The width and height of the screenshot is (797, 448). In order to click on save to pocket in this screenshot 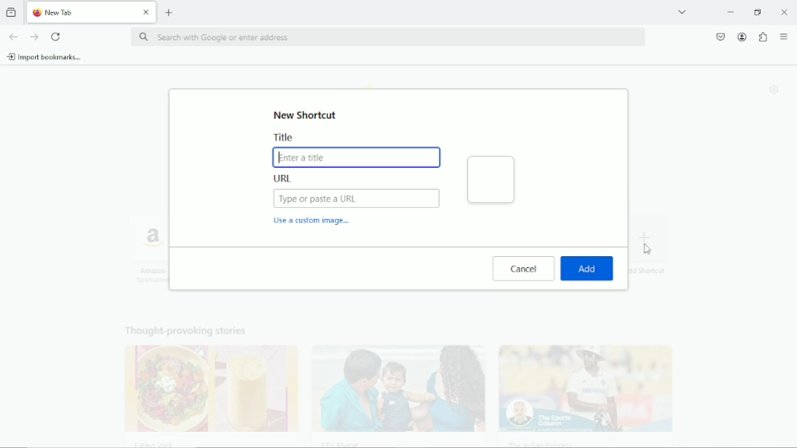, I will do `click(720, 36)`.